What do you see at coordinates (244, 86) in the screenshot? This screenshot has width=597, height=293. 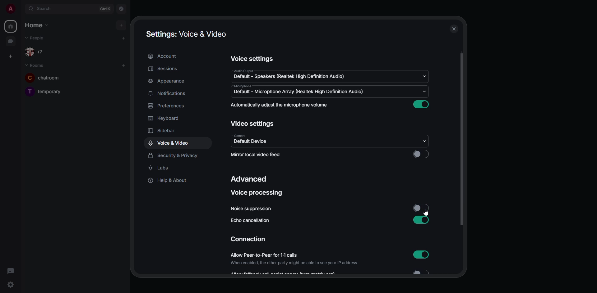 I see `microphone` at bounding box center [244, 86].